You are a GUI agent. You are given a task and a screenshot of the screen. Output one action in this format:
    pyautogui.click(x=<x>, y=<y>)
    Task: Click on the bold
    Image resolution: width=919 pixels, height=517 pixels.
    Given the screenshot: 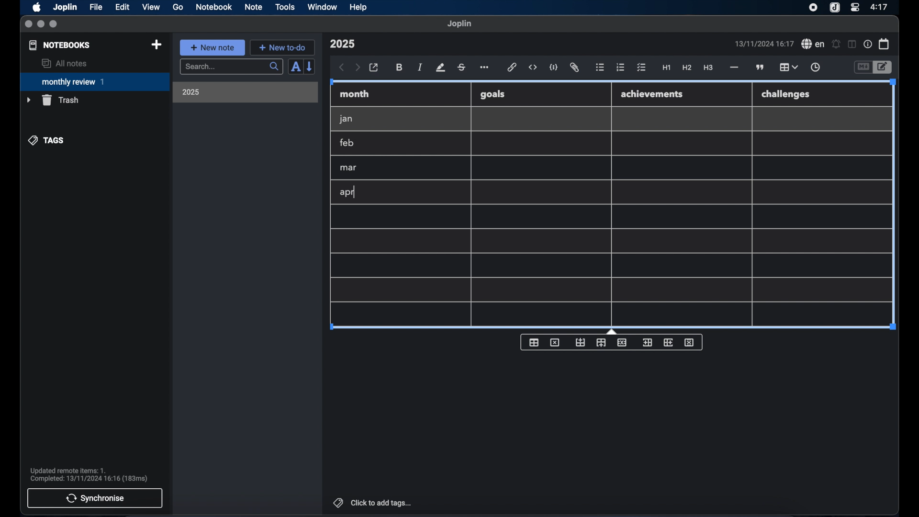 What is the action you would take?
    pyautogui.click(x=400, y=67)
    